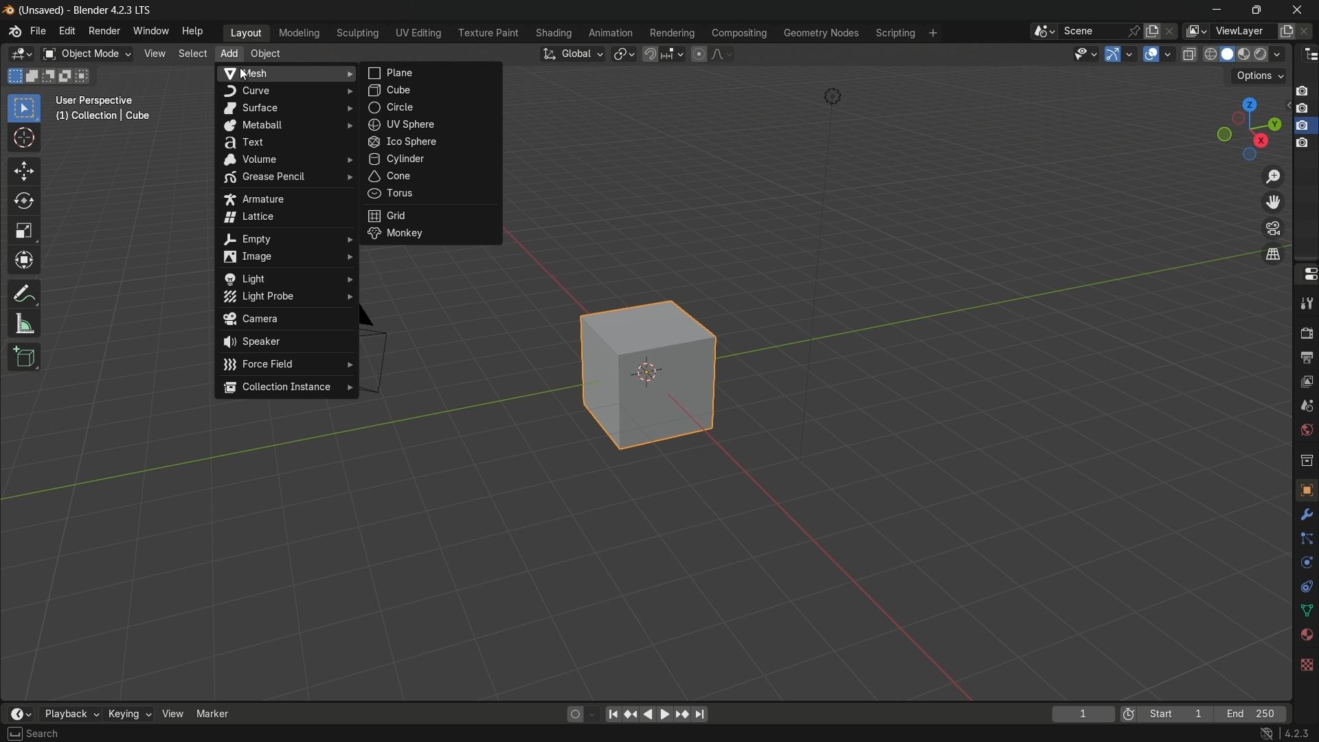  I want to click on lattice, so click(283, 216).